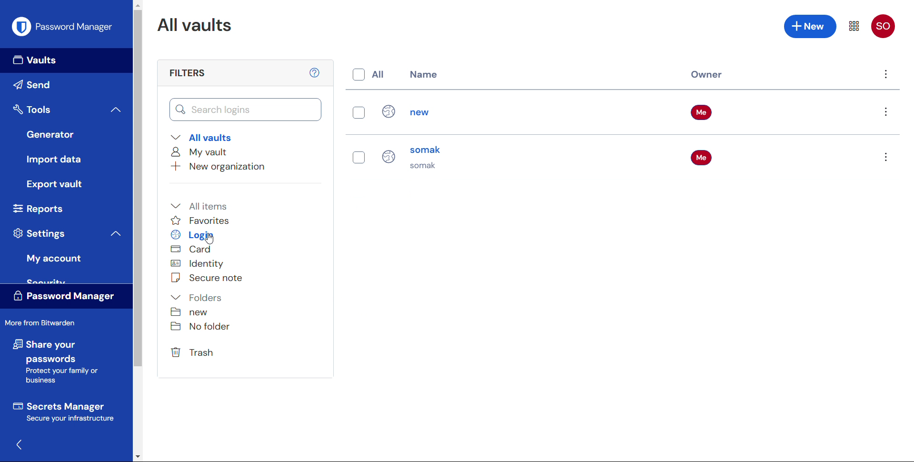  Describe the element at coordinates (388, 155) in the screenshot. I see `Login` at that location.